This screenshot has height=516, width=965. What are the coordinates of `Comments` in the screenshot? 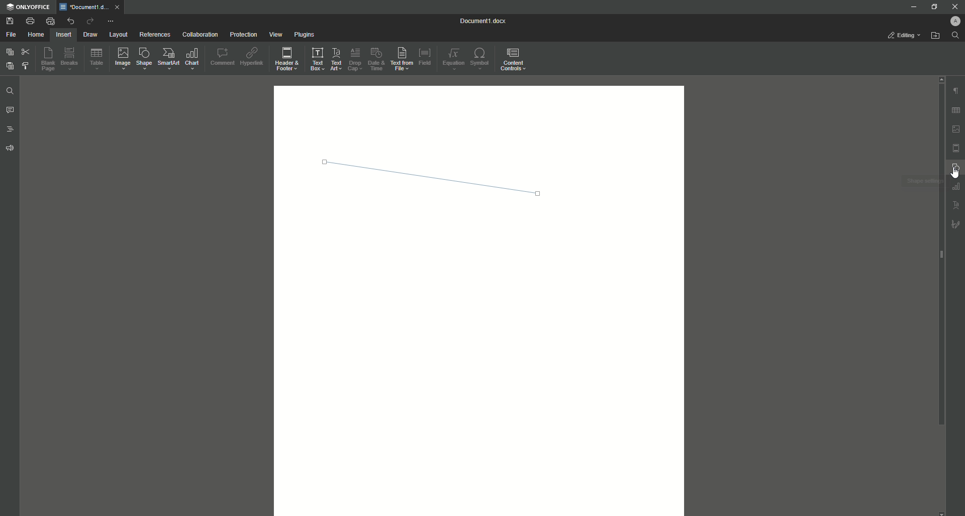 It's located at (10, 111).